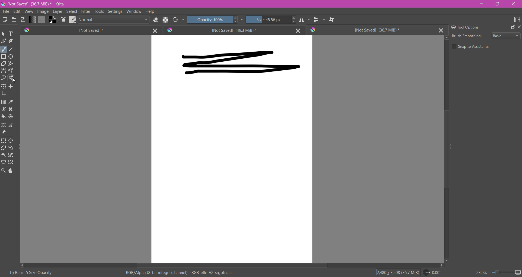  What do you see at coordinates (113, 20) in the screenshot?
I see `Blending Mode` at bounding box center [113, 20].